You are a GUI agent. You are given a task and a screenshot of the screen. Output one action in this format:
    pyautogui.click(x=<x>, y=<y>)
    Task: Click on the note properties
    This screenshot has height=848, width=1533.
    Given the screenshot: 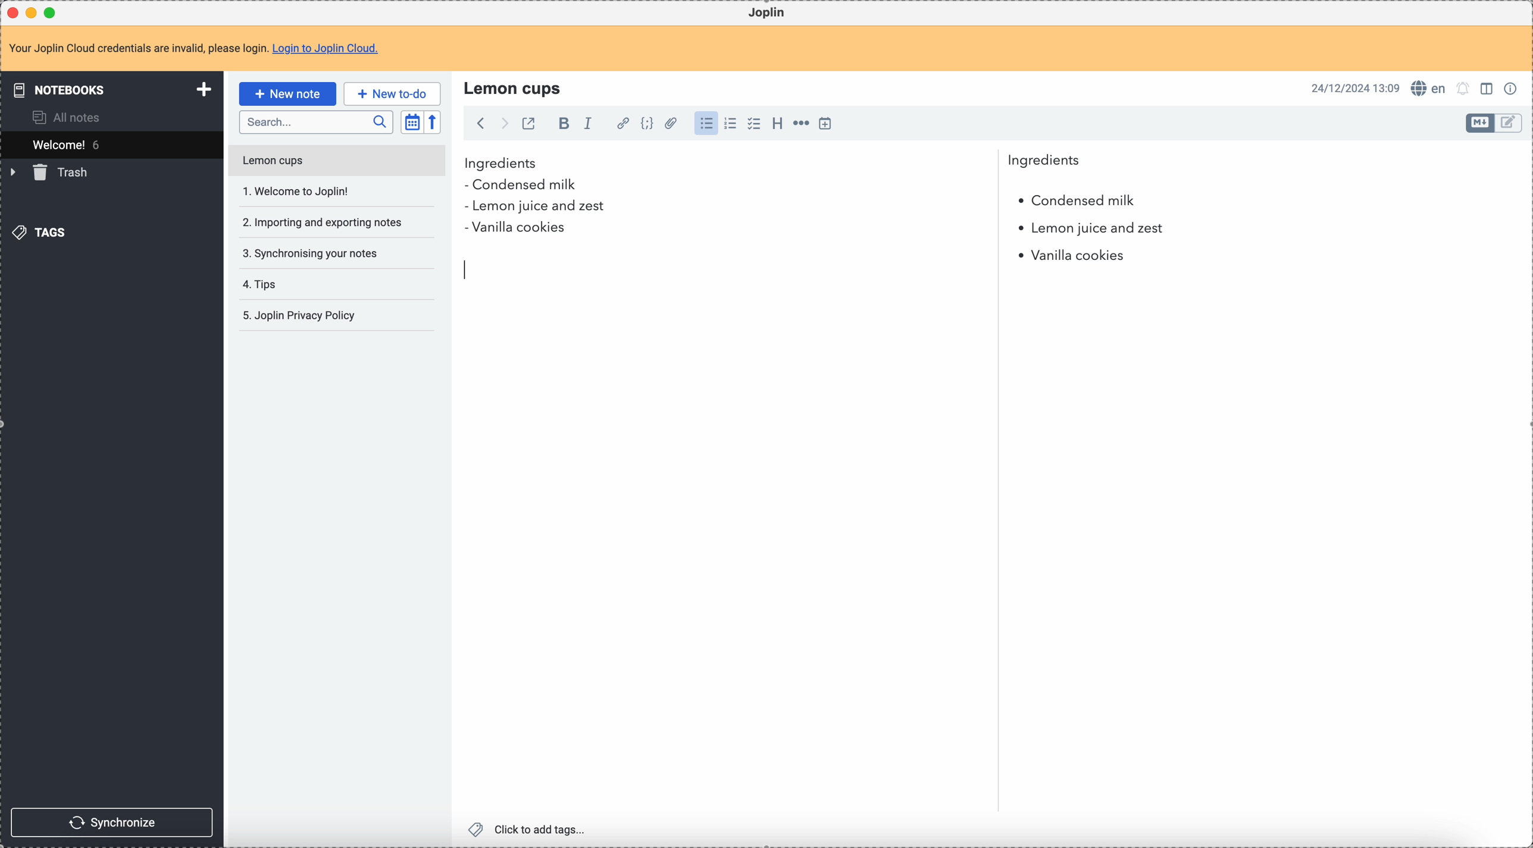 What is the action you would take?
    pyautogui.click(x=1513, y=87)
    